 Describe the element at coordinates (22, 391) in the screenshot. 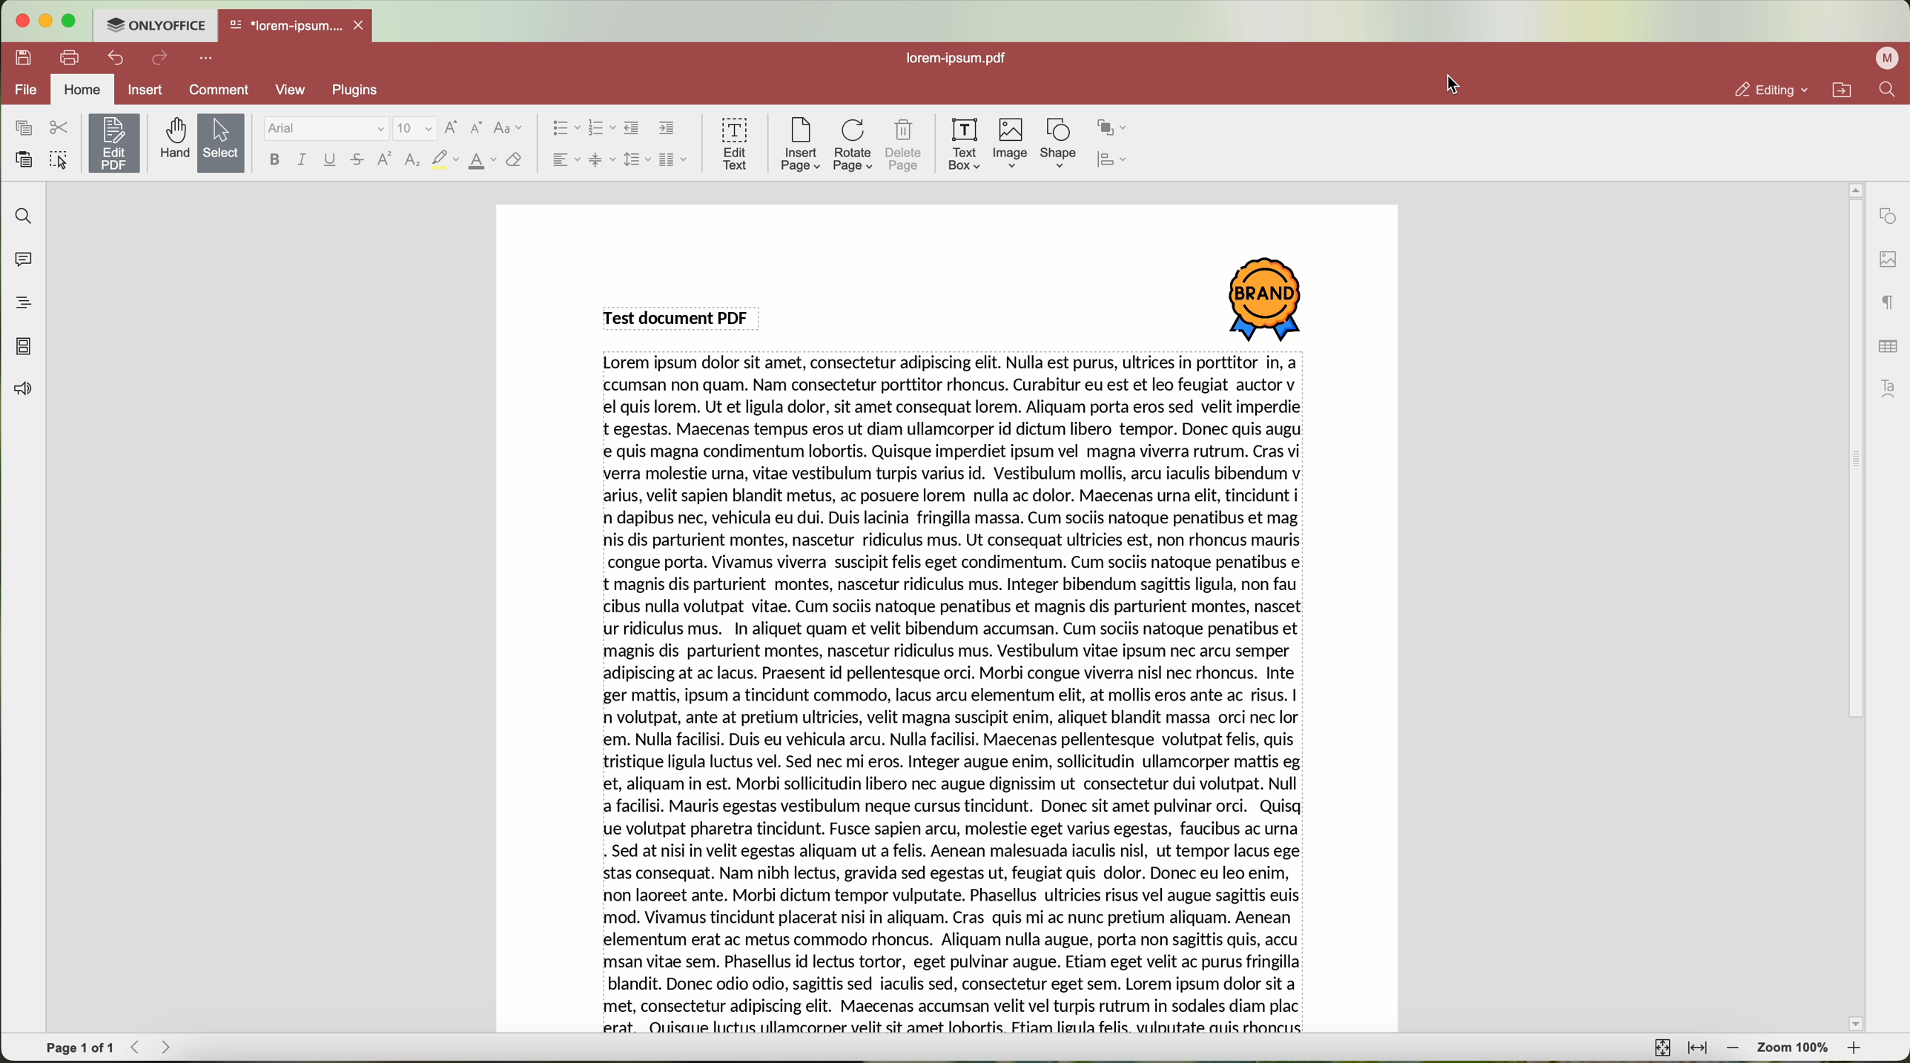

I see `feedback & support` at that location.